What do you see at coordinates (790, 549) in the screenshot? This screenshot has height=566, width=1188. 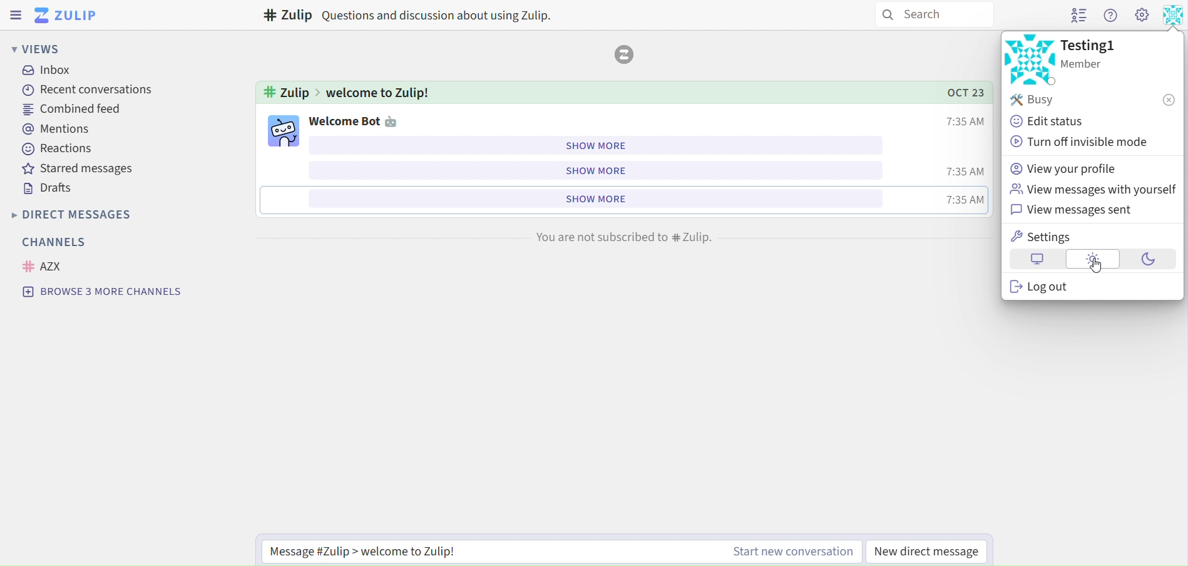 I see `Start new conversation` at bounding box center [790, 549].